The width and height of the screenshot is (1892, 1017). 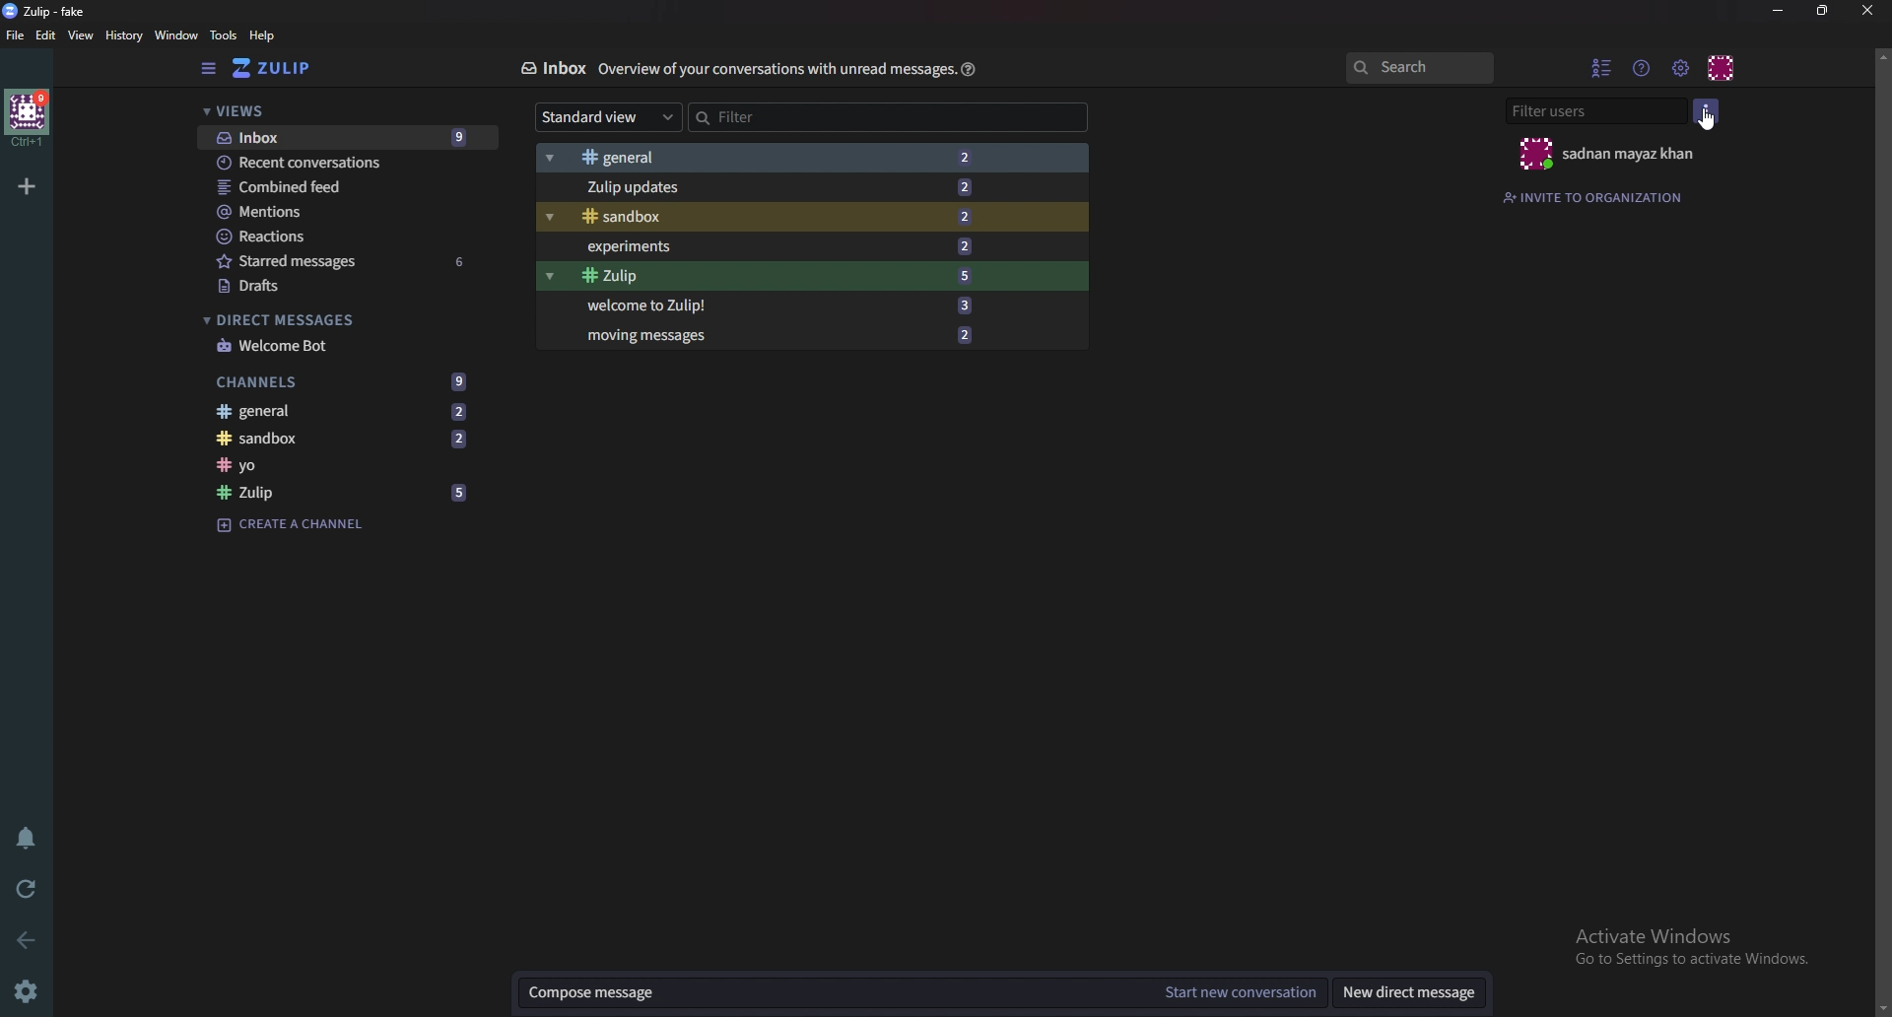 What do you see at coordinates (46, 12) in the screenshot?
I see `zulip` at bounding box center [46, 12].